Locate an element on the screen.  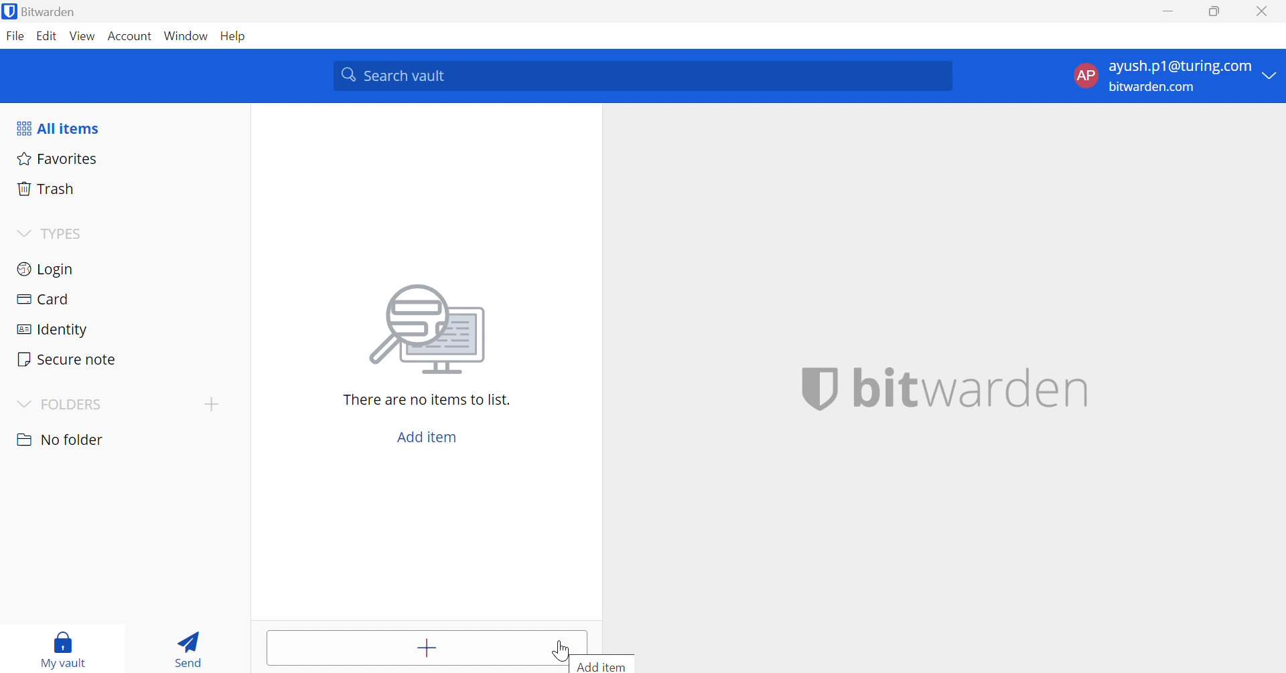
My vault is located at coordinates (65, 649).